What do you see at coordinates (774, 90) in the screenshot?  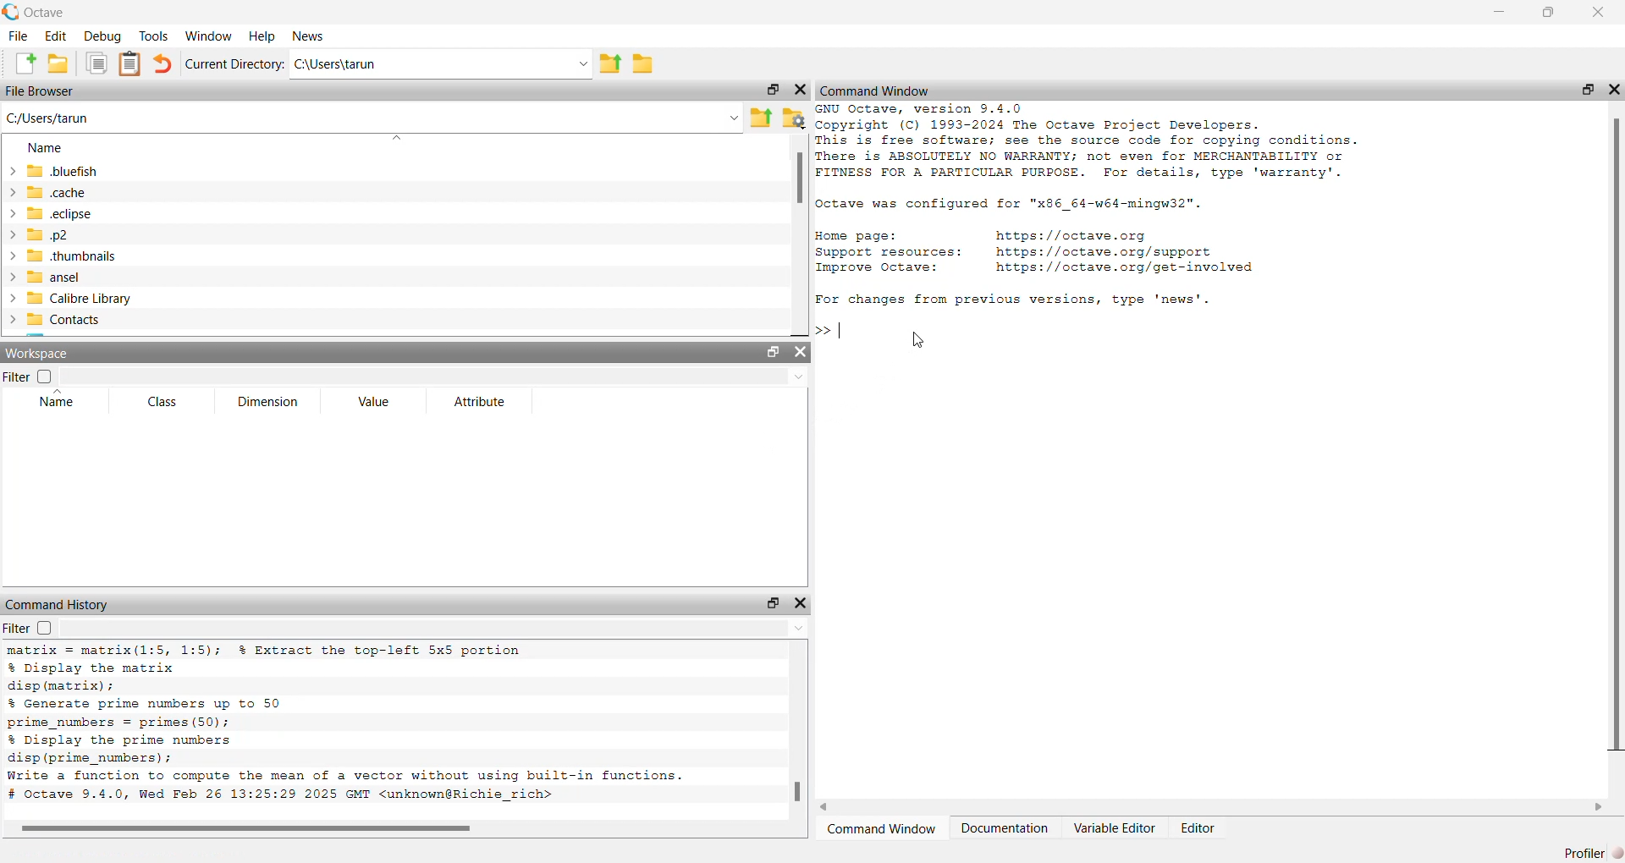 I see `open in separate window` at bounding box center [774, 90].